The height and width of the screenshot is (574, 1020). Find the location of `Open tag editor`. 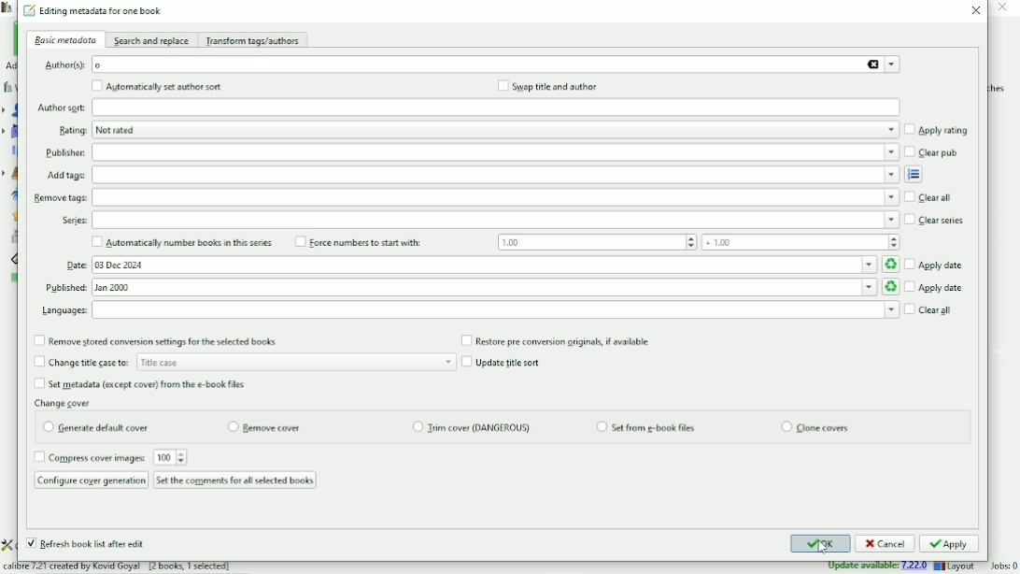

Open tag editor is located at coordinates (915, 174).